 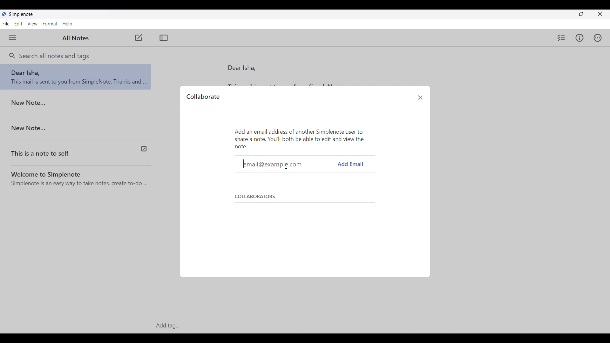 I want to click on Click to add new note, so click(x=138, y=38).